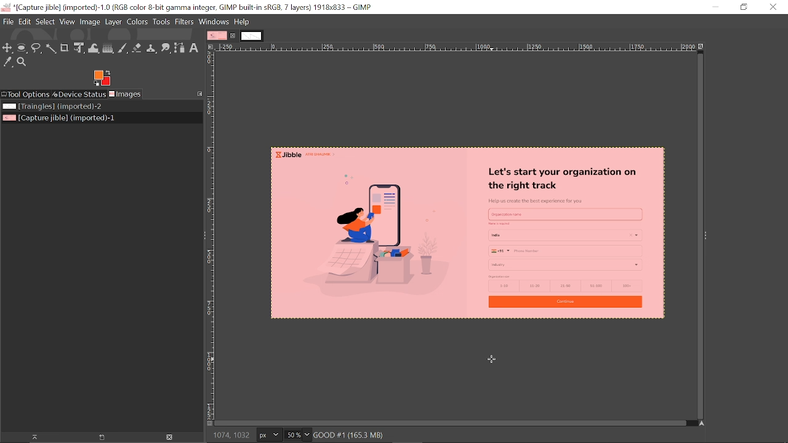 The image size is (788, 443). Describe the element at coordinates (744, 7) in the screenshot. I see `Restore down` at that location.